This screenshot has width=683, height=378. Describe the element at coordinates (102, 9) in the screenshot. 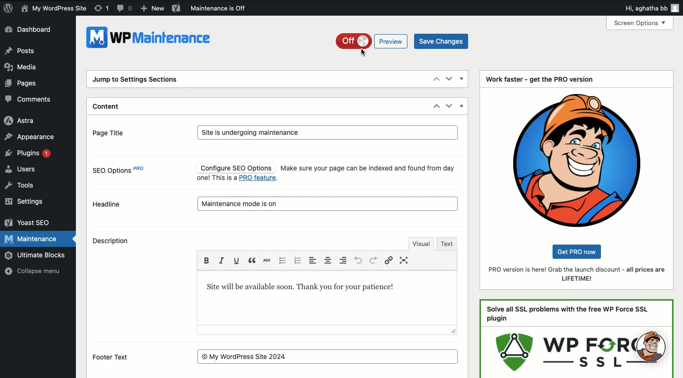

I see `Revision` at that location.